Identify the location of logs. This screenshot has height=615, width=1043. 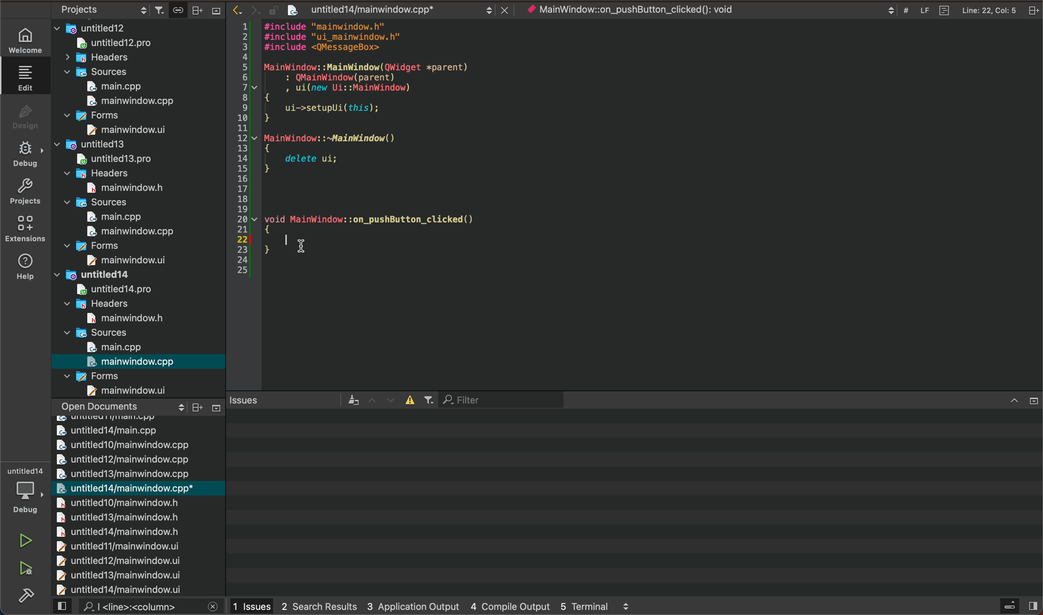
(434, 607).